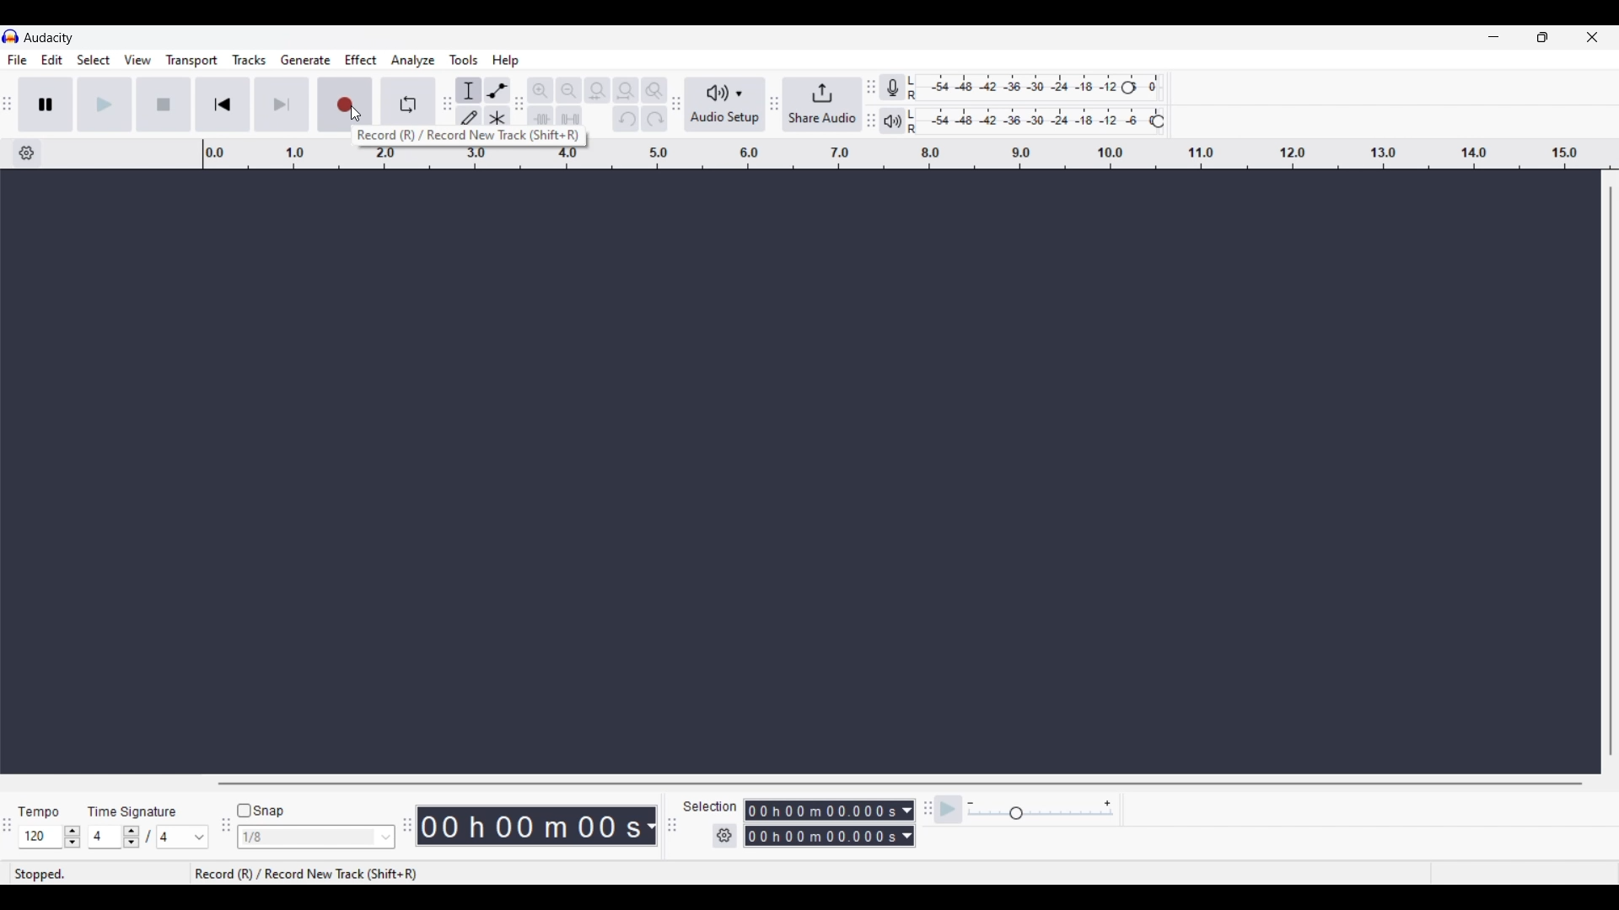  Describe the element at coordinates (192, 60) in the screenshot. I see `Transport menu` at that location.